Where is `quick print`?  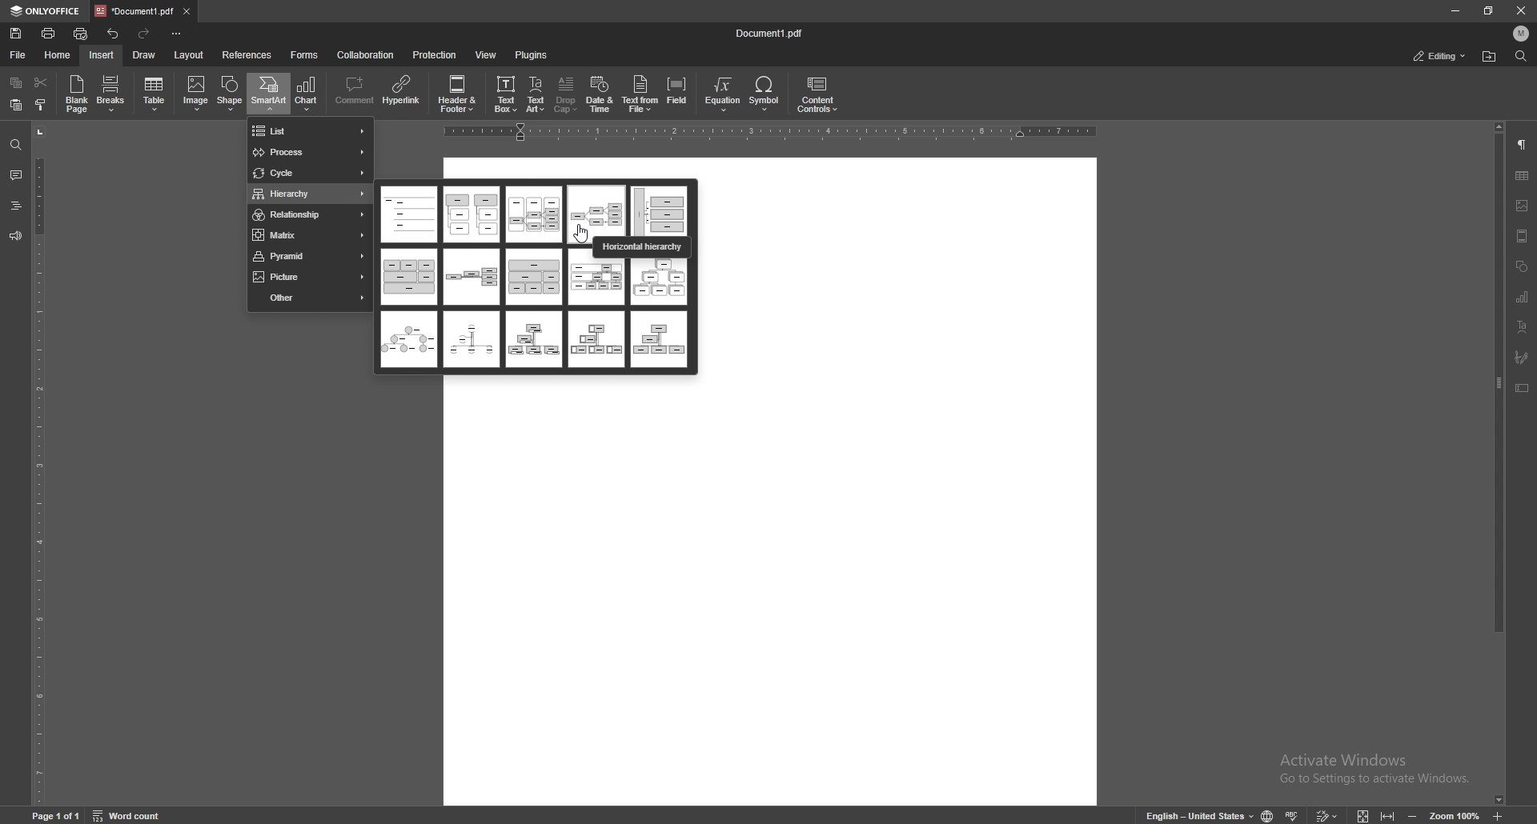
quick print is located at coordinates (82, 34).